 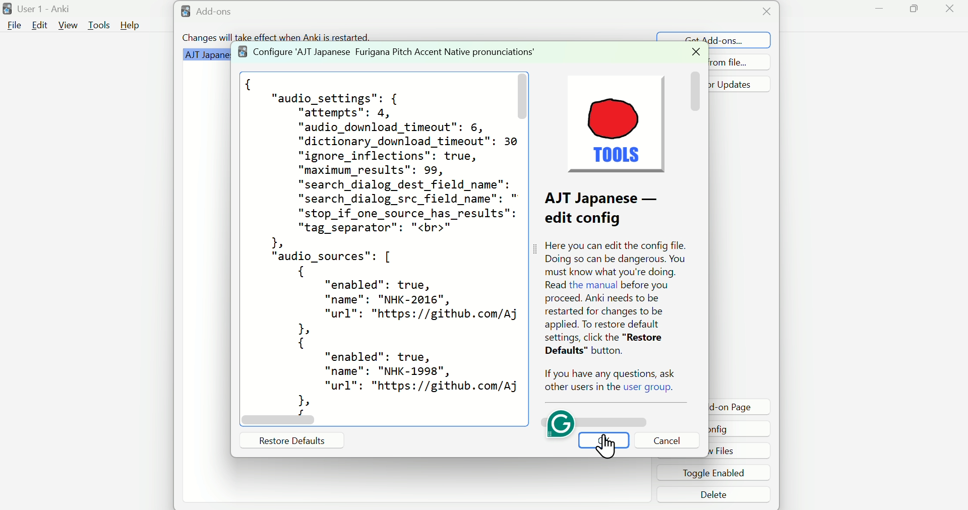 What do you see at coordinates (713, 473) in the screenshot?
I see `Toggle enabled` at bounding box center [713, 473].